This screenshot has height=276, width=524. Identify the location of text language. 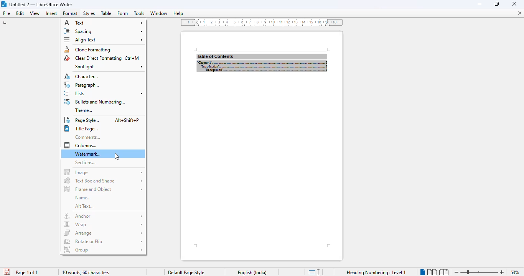
(253, 272).